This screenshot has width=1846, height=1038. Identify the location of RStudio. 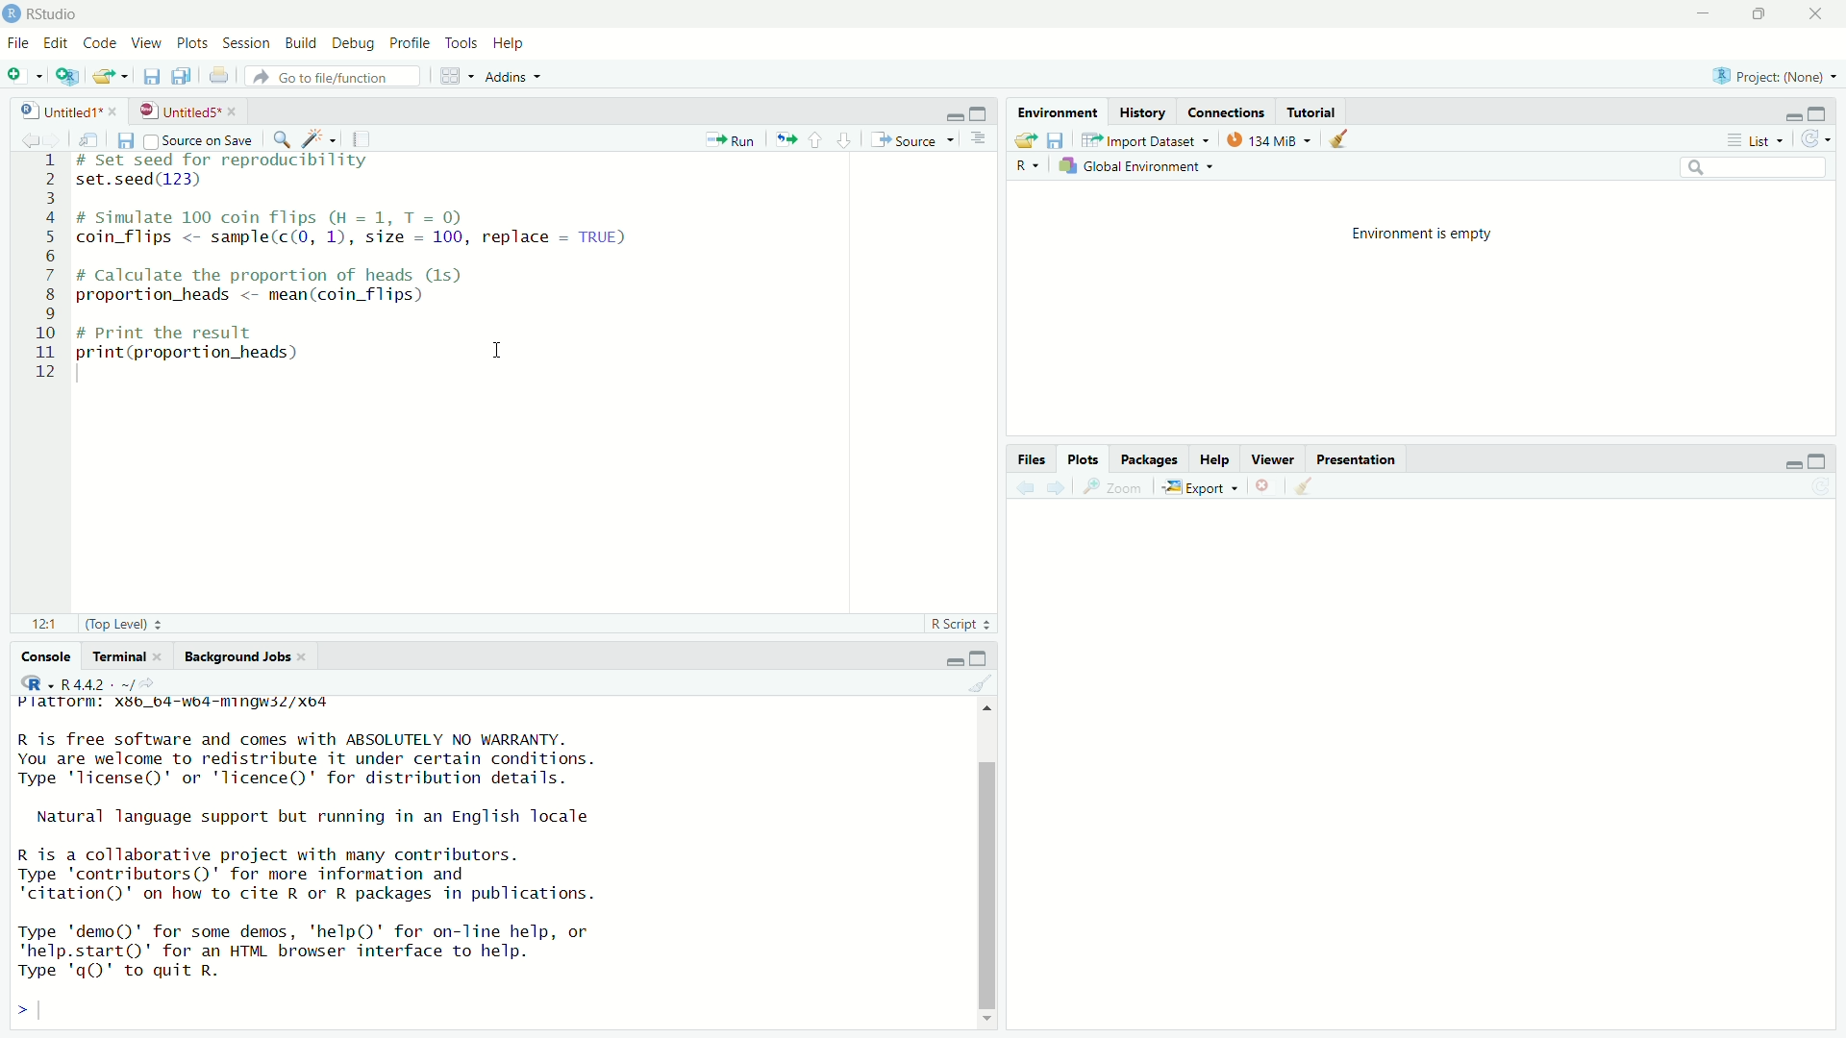
(55, 12).